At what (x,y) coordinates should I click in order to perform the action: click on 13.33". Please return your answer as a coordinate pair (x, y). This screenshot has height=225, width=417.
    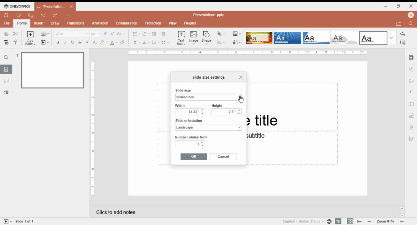
    Looking at the image, I should click on (190, 112).